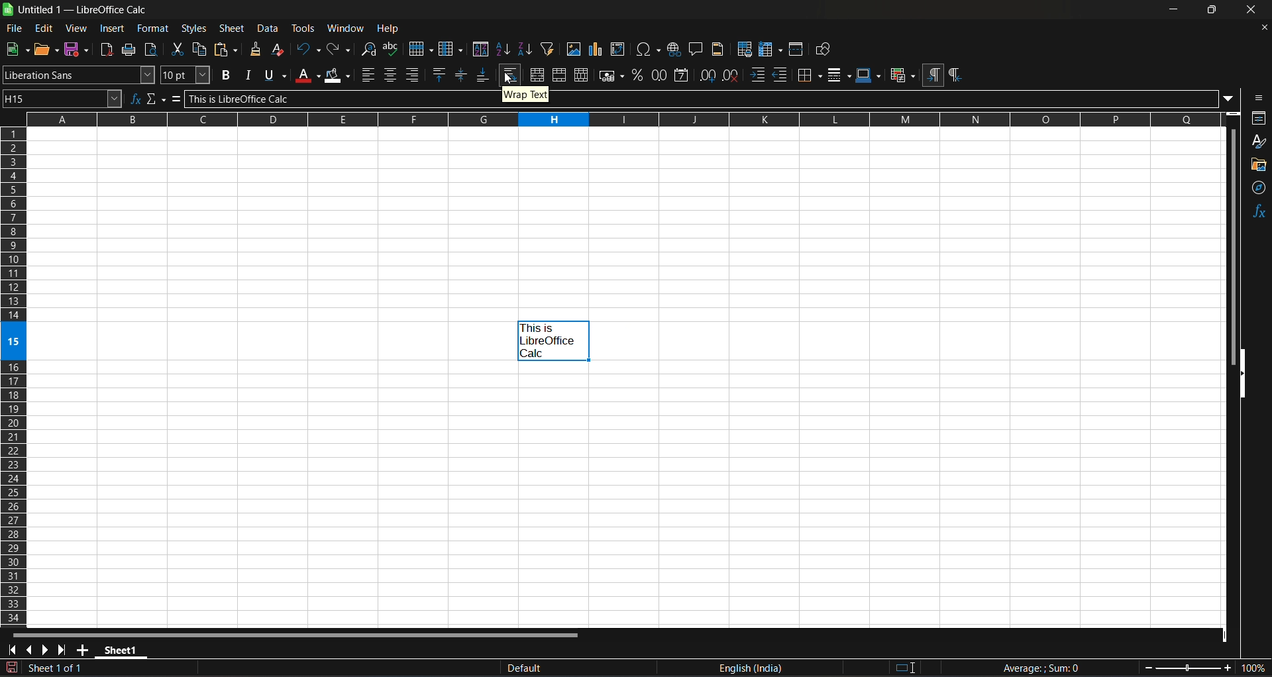 The width and height of the screenshot is (1272, 677). What do you see at coordinates (150, 50) in the screenshot?
I see `toggle print preview` at bounding box center [150, 50].